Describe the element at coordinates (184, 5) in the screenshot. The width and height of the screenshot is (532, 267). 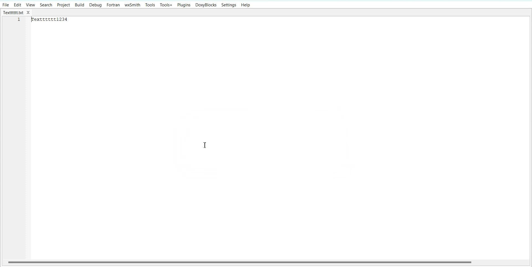
I see `Plugins` at that location.